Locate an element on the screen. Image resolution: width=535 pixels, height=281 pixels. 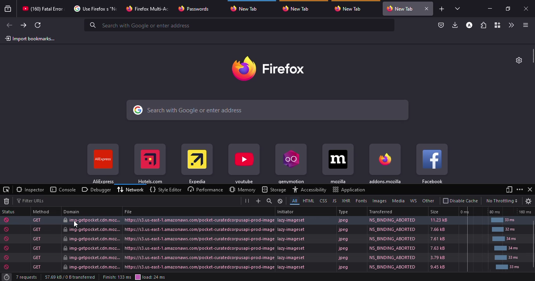
performance is located at coordinates (204, 189).